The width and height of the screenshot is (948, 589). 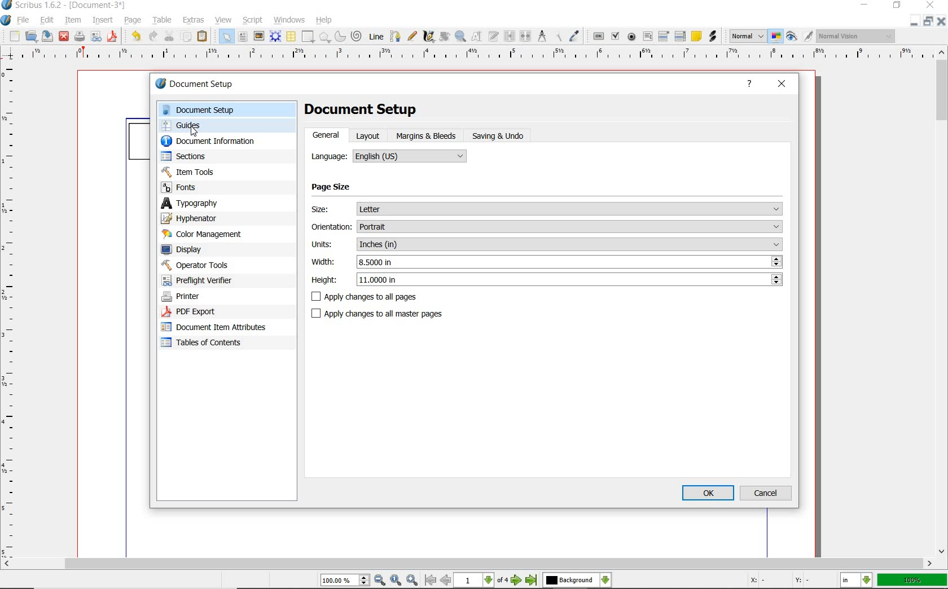 I want to click on minimize, so click(x=915, y=21).